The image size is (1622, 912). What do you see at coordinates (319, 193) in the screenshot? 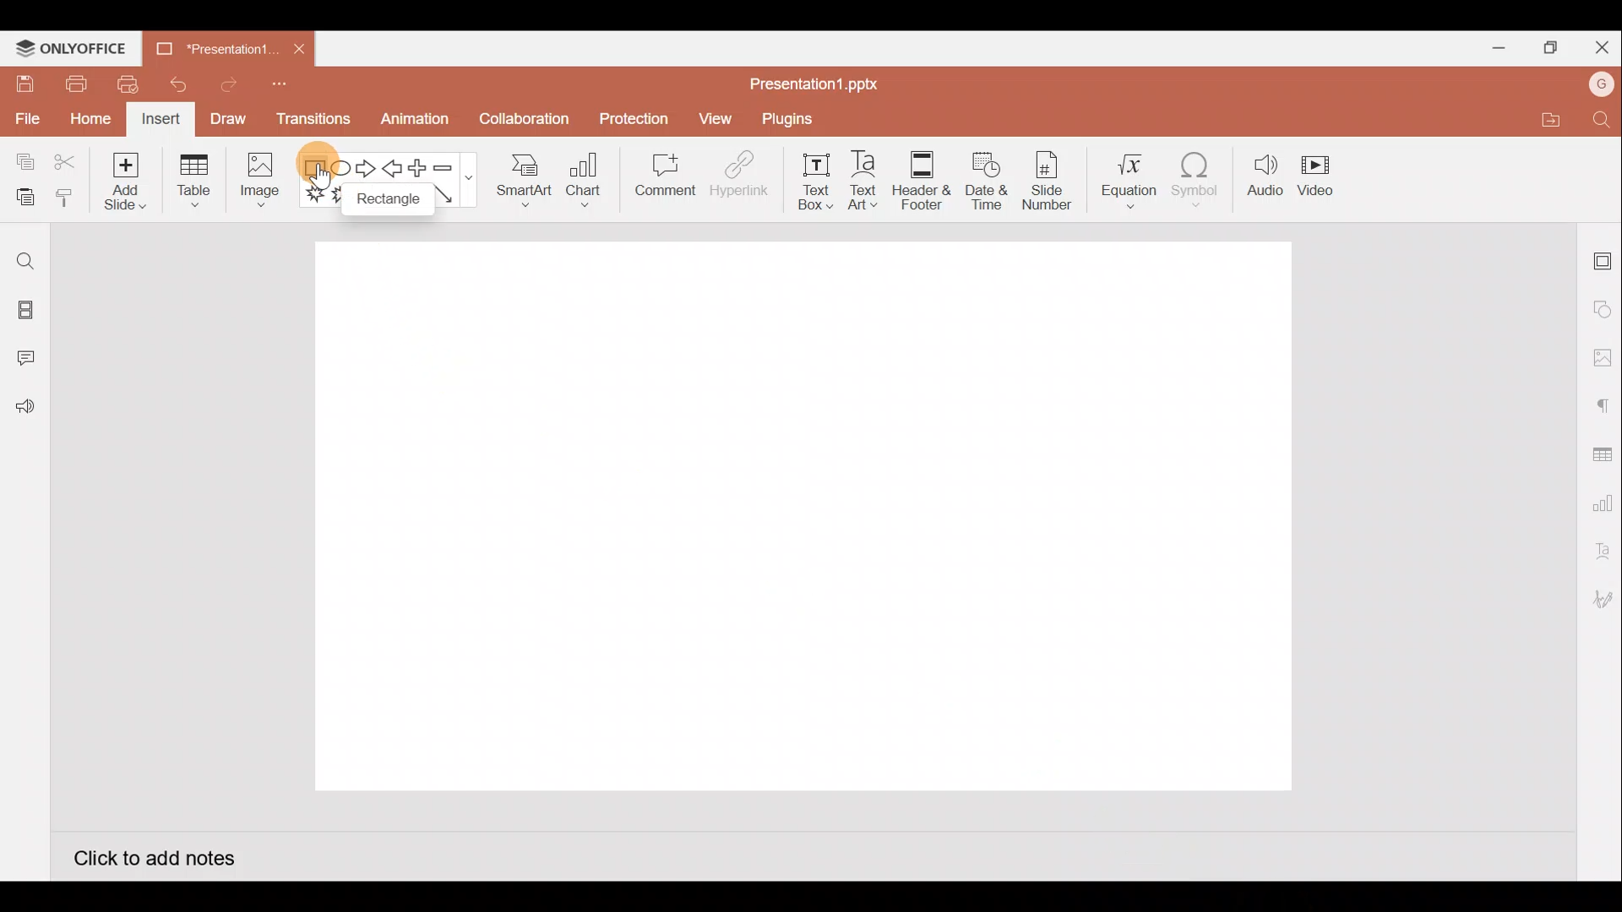
I see `Explosion 1` at bounding box center [319, 193].